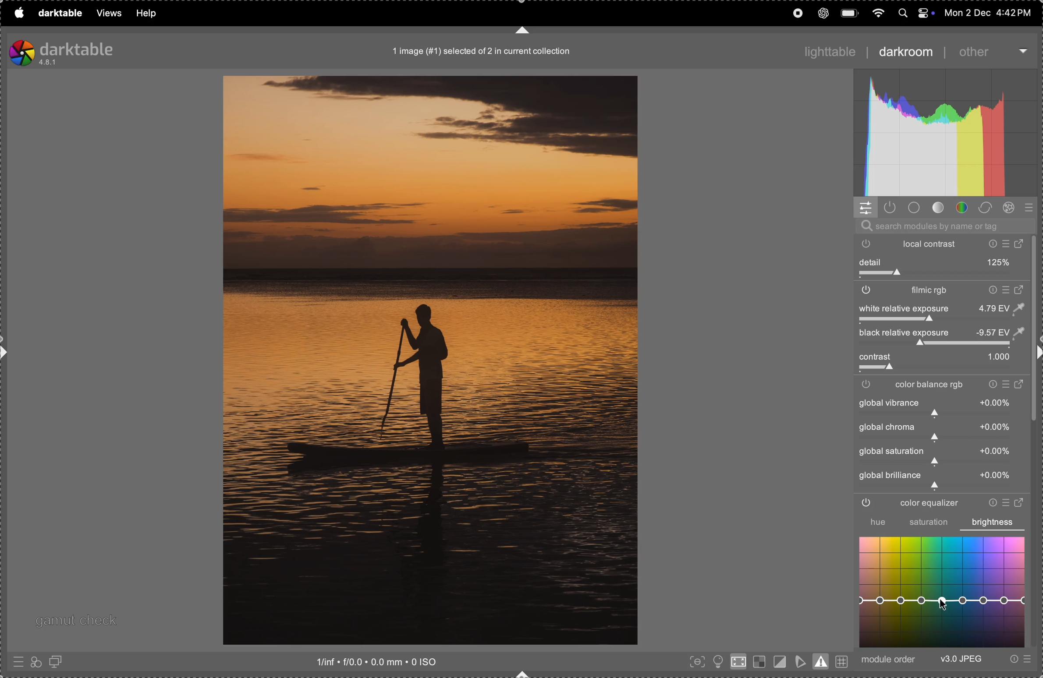 The height and width of the screenshot is (678, 1043). What do you see at coordinates (939, 431) in the screenshot?
I see `global variance` at bounding box center [939, 431].